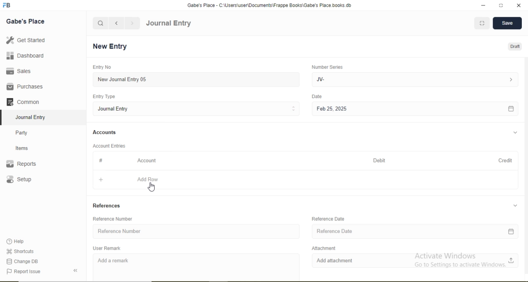  What do you see at coordinates (31, 180) in the screenshot?
I see `Setup` at bounding box center [31, 180].